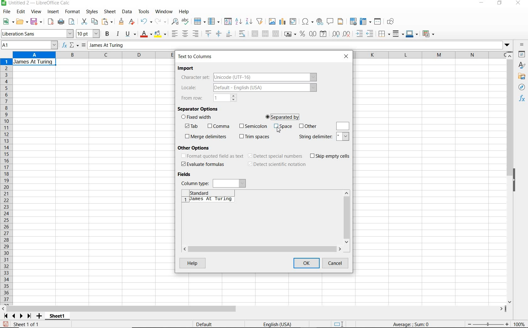 This screenshot has width=528, height=328. I want to click on minimize, so click(481, 3).